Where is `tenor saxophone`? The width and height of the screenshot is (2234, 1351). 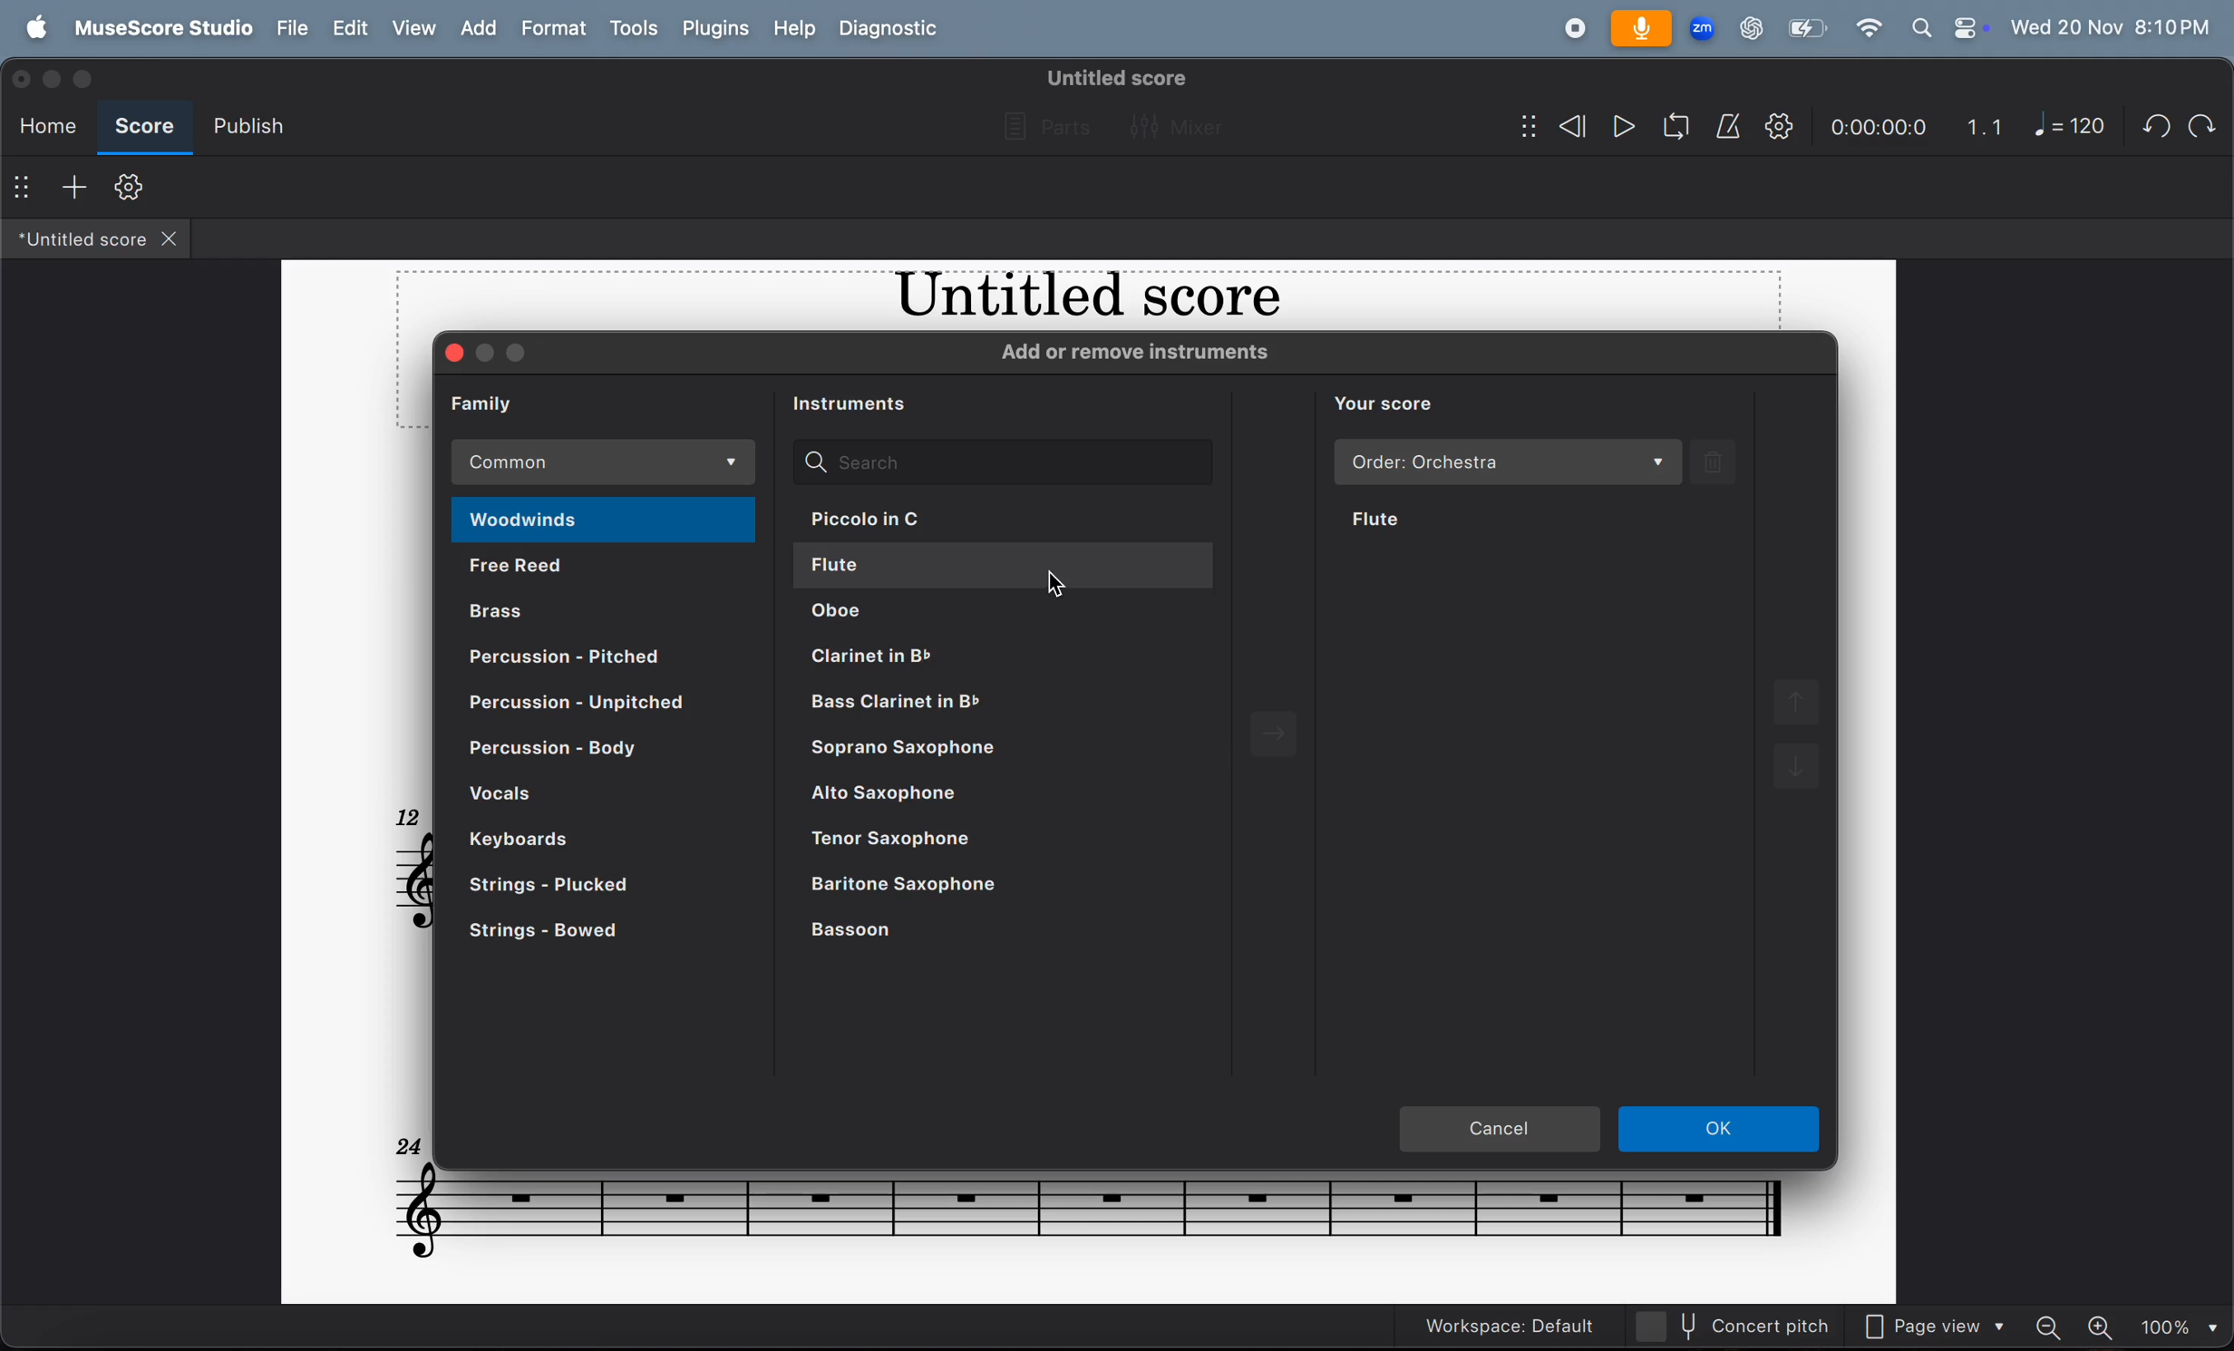 tenor saxophone is located at coordinates (997, 841).